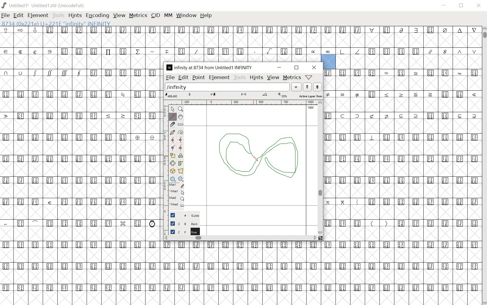 The image size is (487, 305). Describe the element at coordinates (256, 78) in the screenshot. I see `hints` at that location.